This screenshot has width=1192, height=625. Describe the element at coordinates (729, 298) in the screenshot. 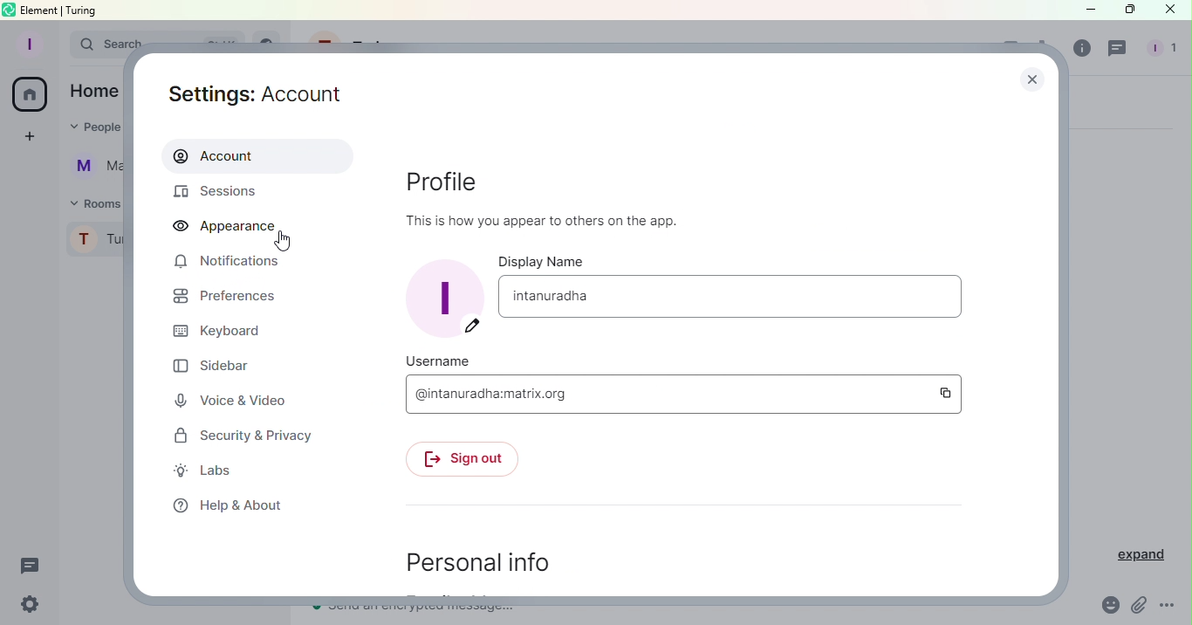

I see `Display name` at that location.